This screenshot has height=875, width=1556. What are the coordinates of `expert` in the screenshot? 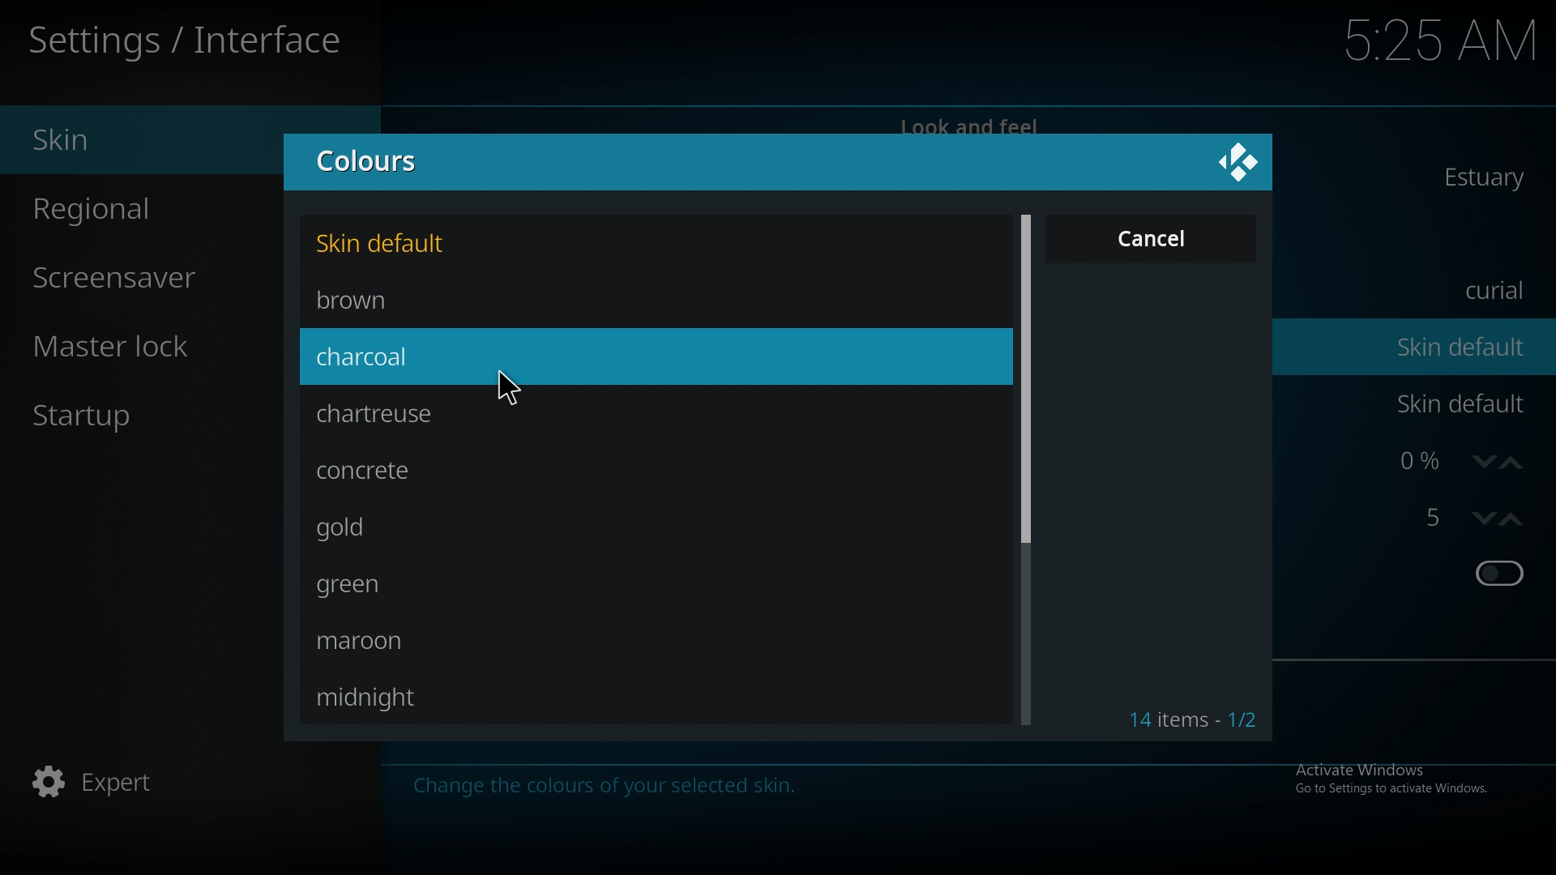 It's located at (129, 783).